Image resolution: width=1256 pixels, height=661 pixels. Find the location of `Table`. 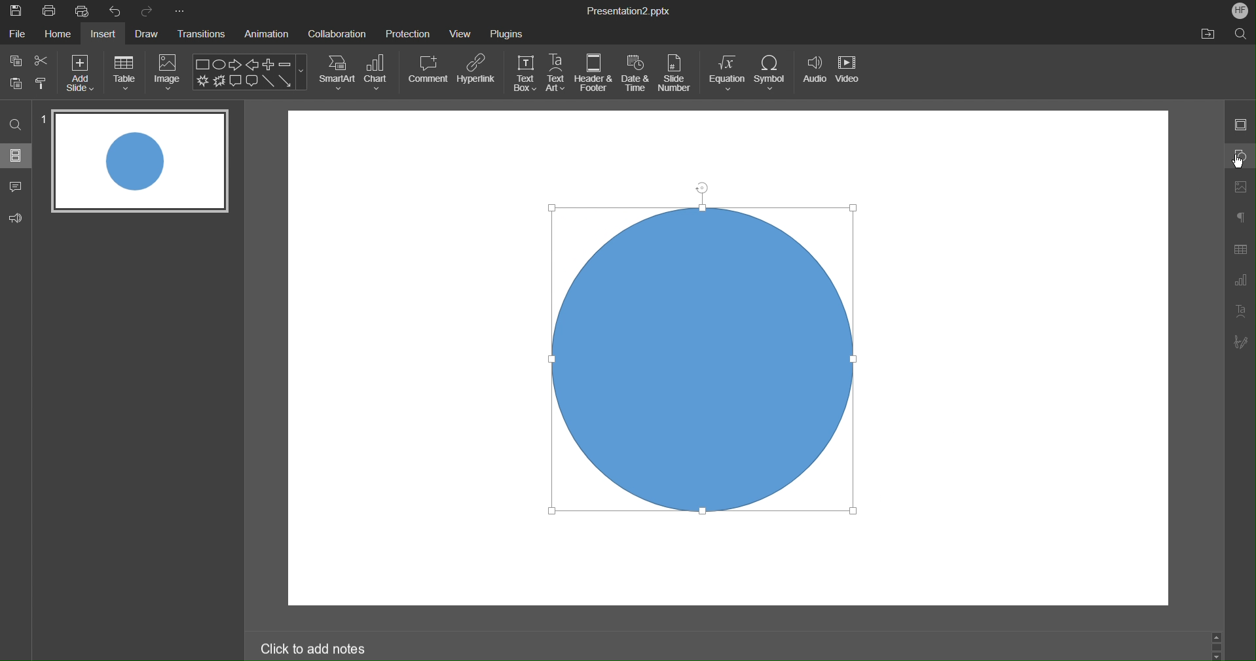

Table is located at coordinates (124, 72).